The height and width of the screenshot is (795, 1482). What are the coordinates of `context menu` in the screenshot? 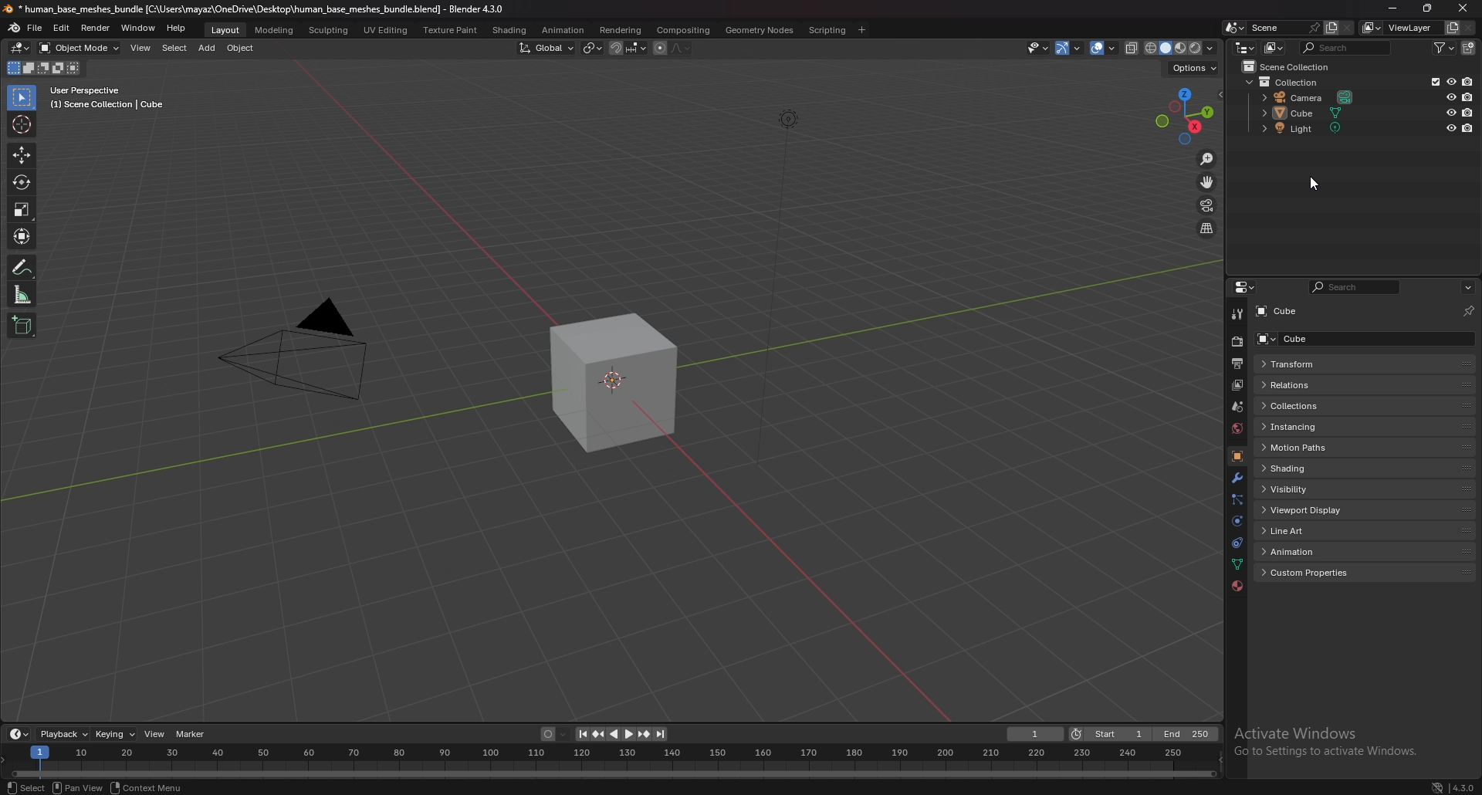 It's located at (151, 788).